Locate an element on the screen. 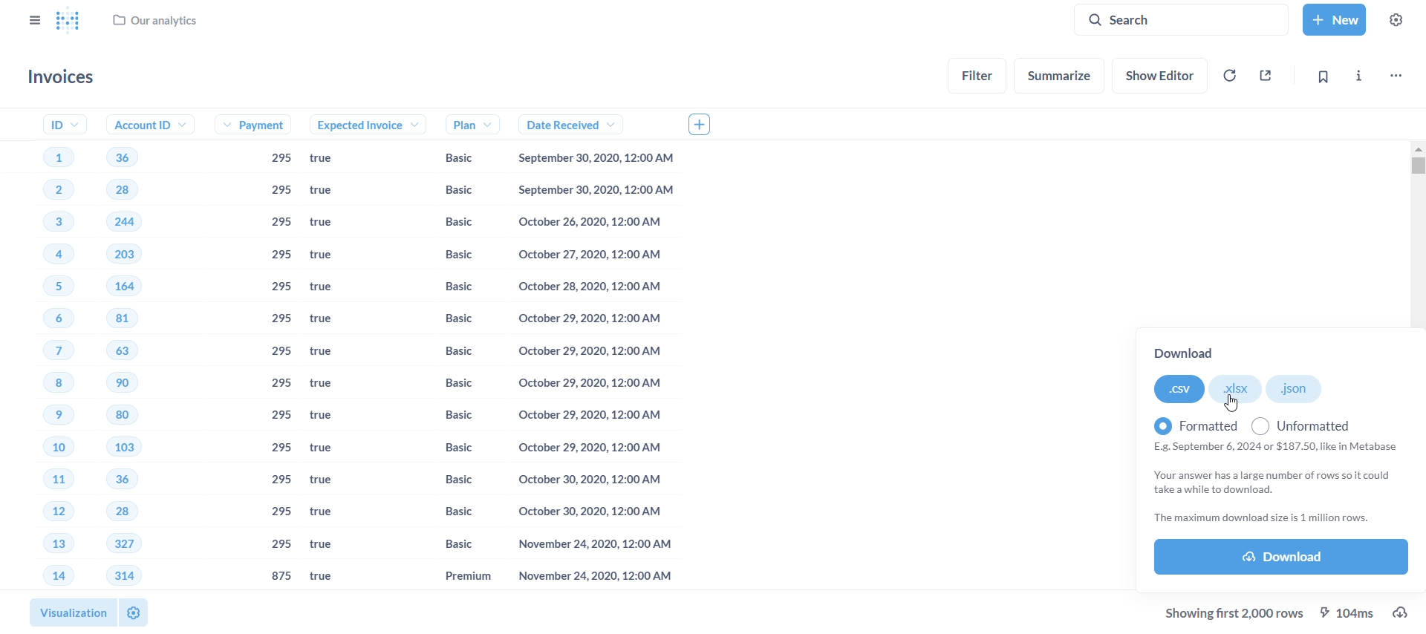 The height and width of the screenshot is (634, 1426). filter is located at coordinates (978, 74).